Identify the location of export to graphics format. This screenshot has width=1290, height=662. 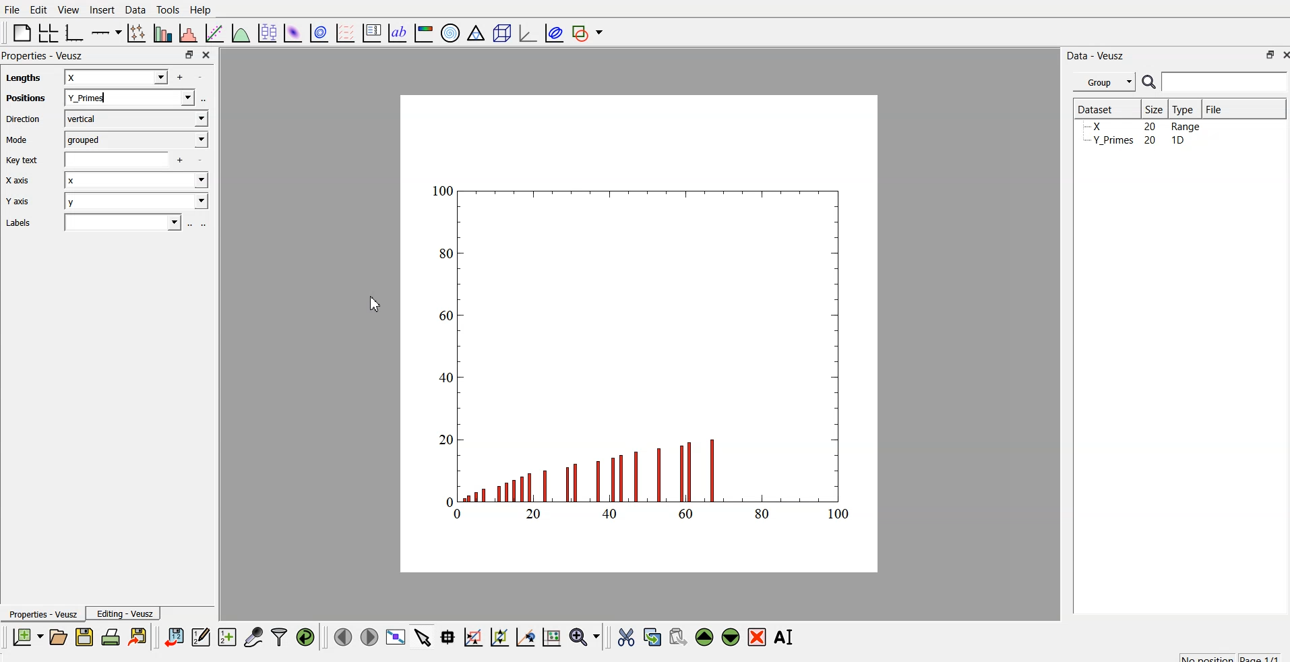
(140, 636).